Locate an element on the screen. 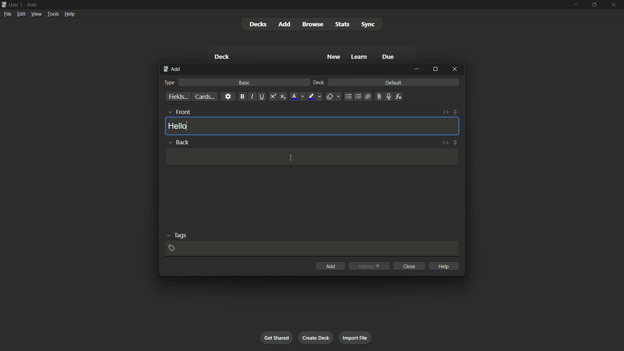  italic is located at coordinates (252, 97).